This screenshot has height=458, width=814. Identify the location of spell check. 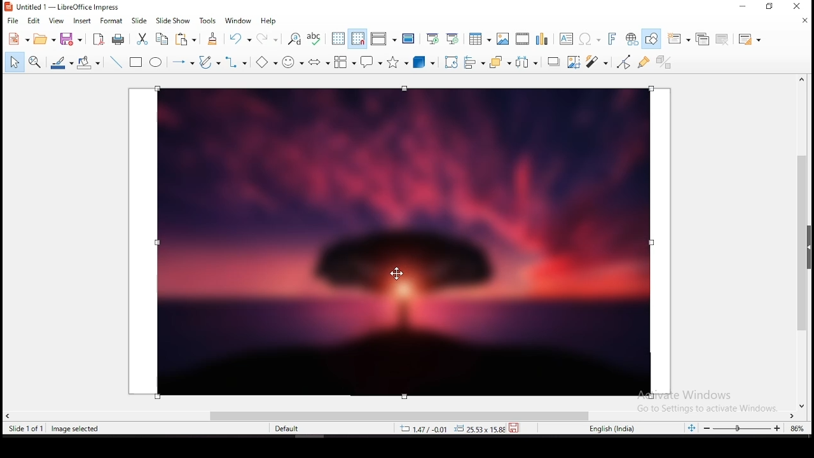
(315, 38).